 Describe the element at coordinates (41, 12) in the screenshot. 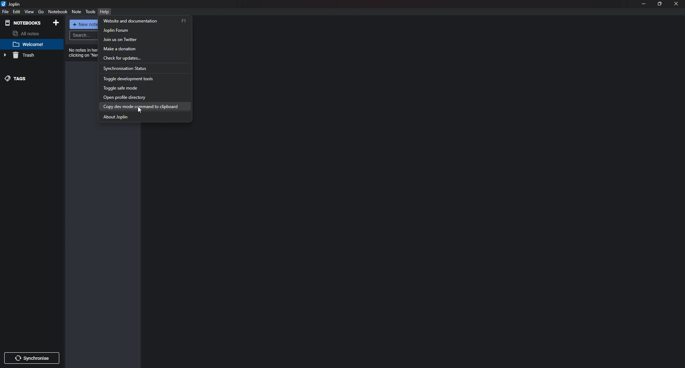

I see `go` at that location.